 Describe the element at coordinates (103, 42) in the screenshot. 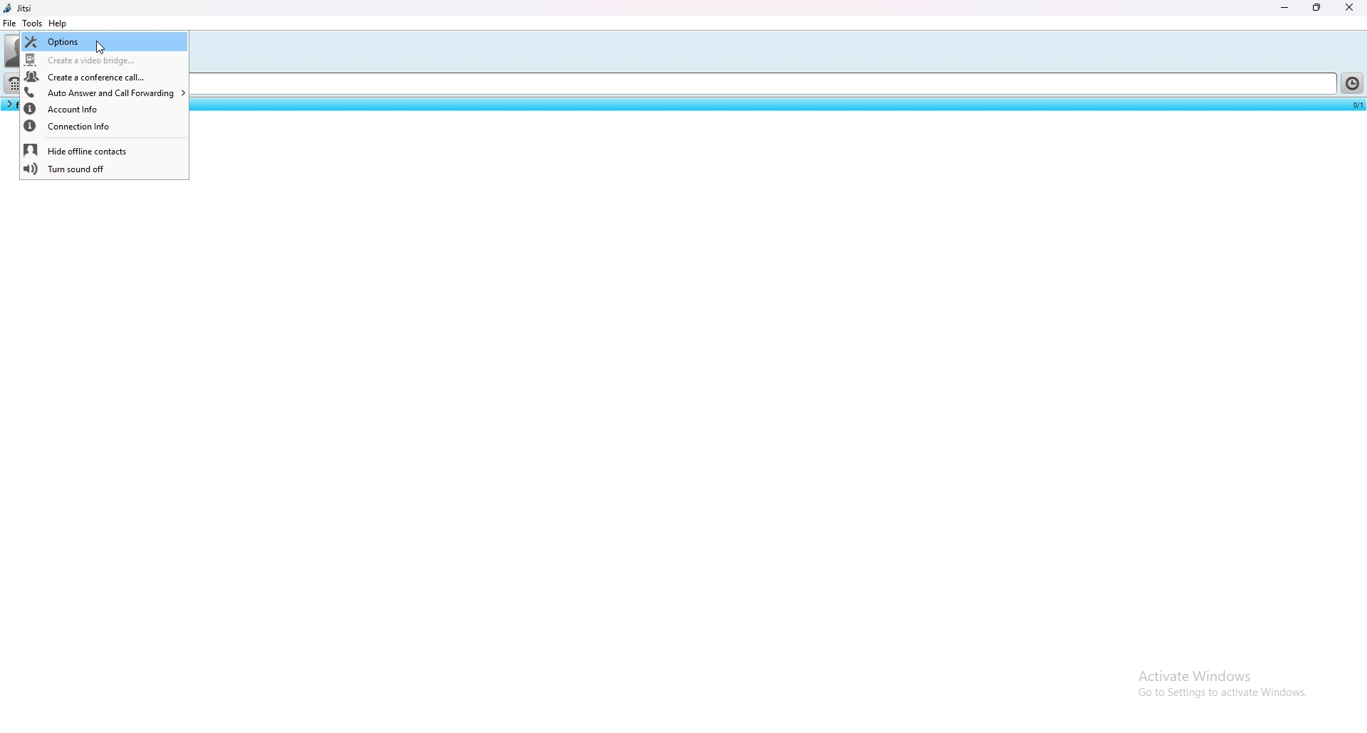

I see `options` at that location.